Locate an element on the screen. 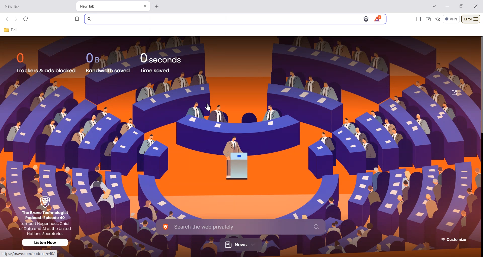  Minimize is located at coordinates (447, 7).